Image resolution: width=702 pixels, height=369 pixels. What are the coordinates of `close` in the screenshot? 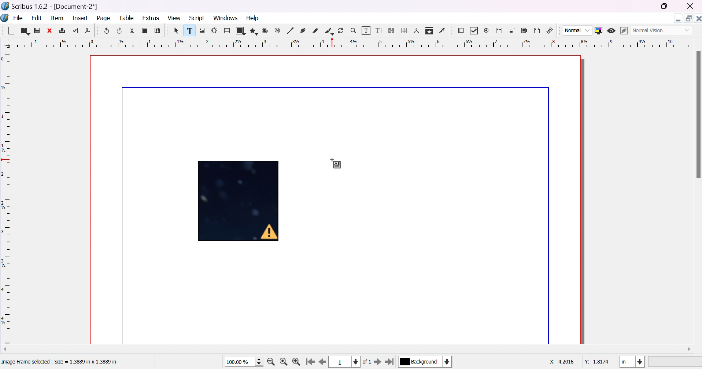 It's located at (49, 31).